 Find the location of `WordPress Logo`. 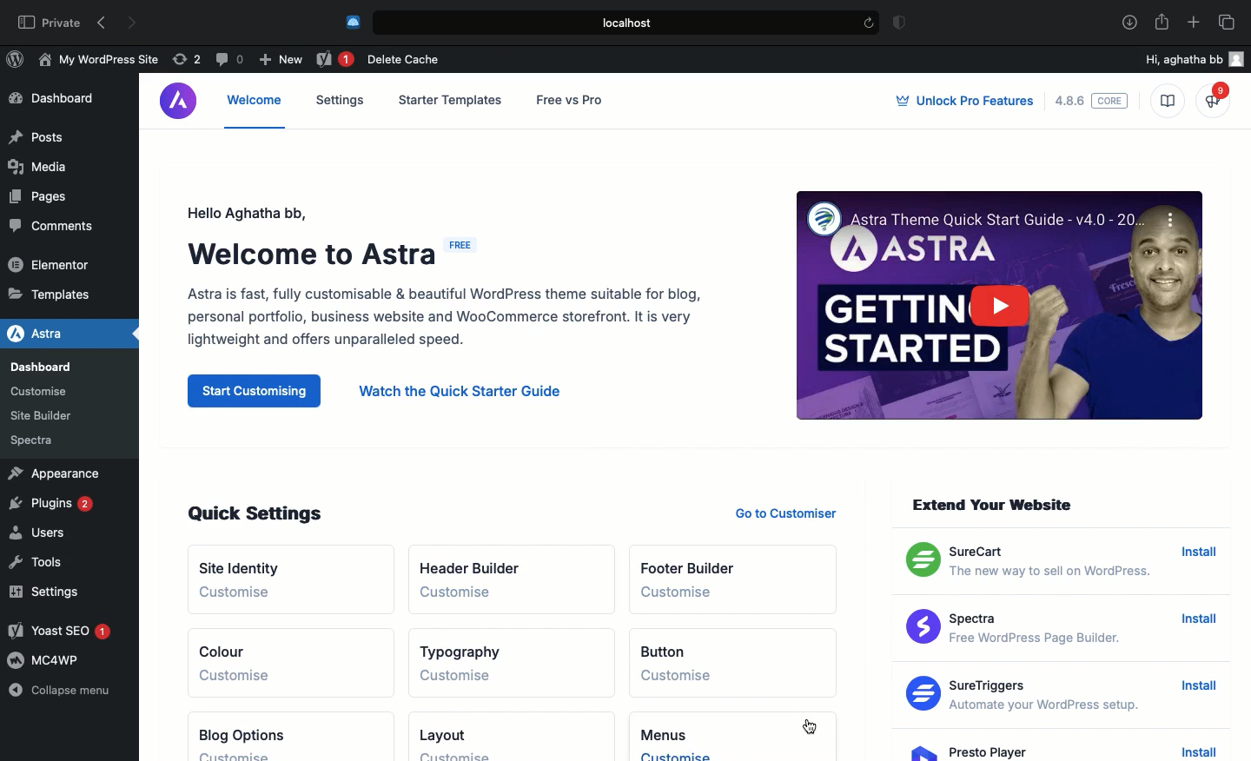

WordPress Logo is located at coordinates (15, 61).